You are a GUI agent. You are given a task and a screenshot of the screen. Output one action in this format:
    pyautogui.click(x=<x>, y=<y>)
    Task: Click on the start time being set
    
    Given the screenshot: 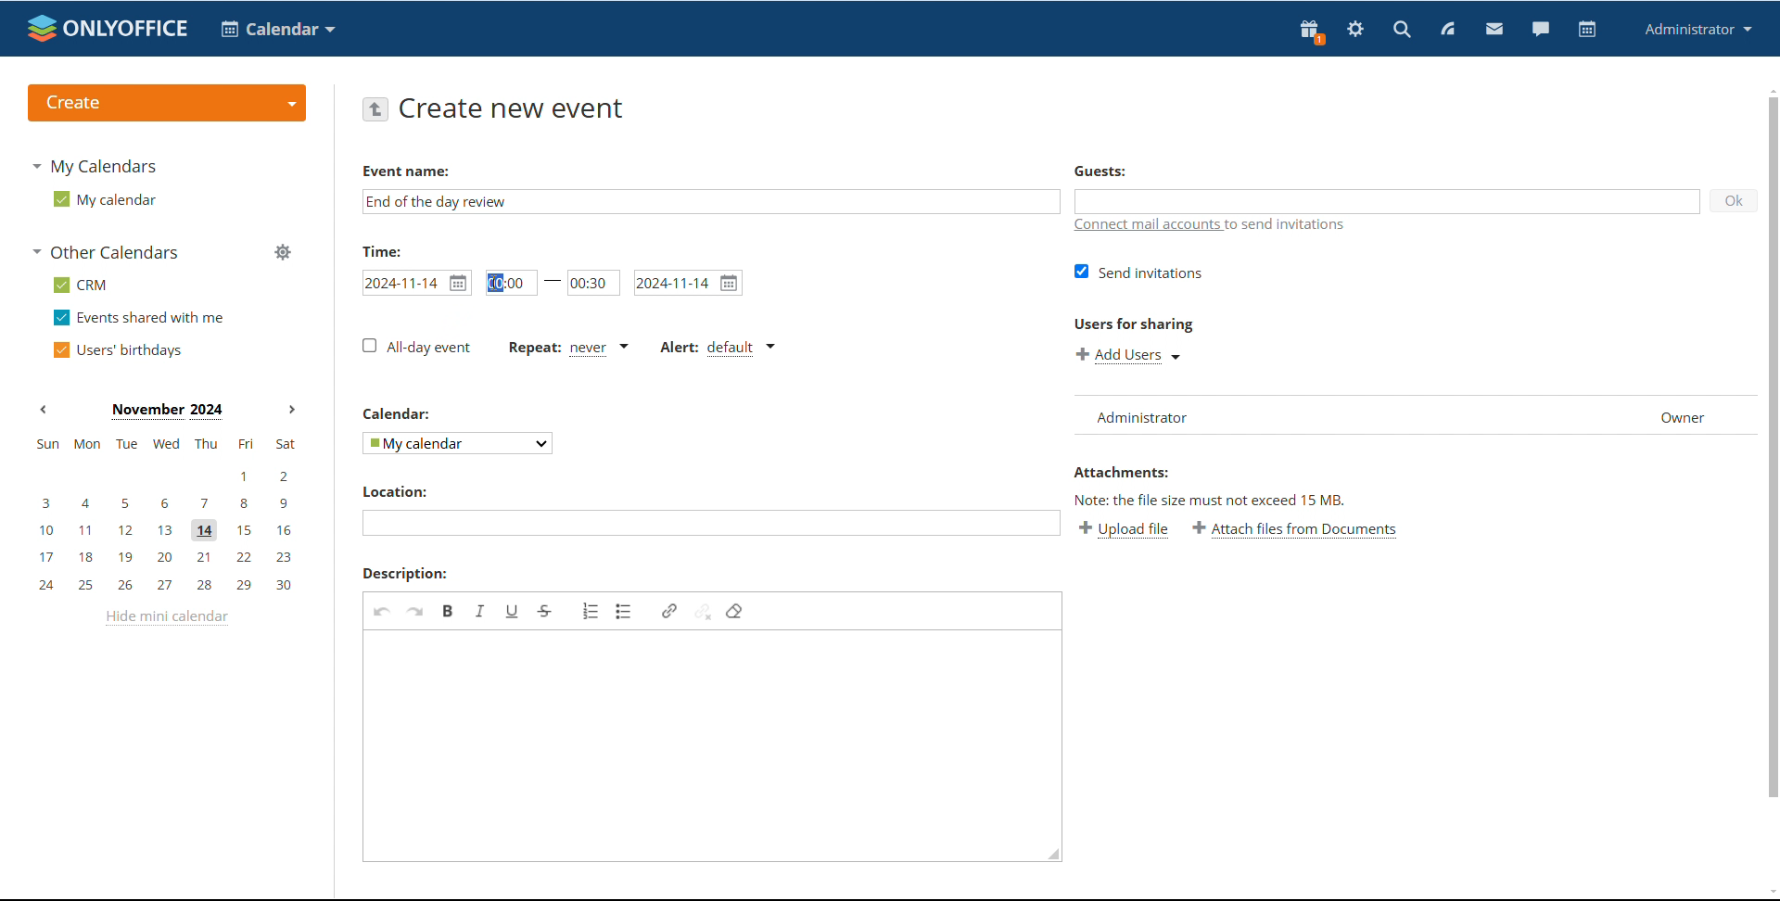 What is the action you would take?
    pyautogui.click(x=512, y=282)
    